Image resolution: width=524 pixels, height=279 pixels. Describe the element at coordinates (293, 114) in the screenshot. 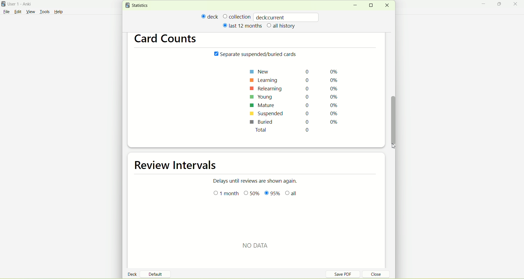

I see `suspended 0 0%` at that location.